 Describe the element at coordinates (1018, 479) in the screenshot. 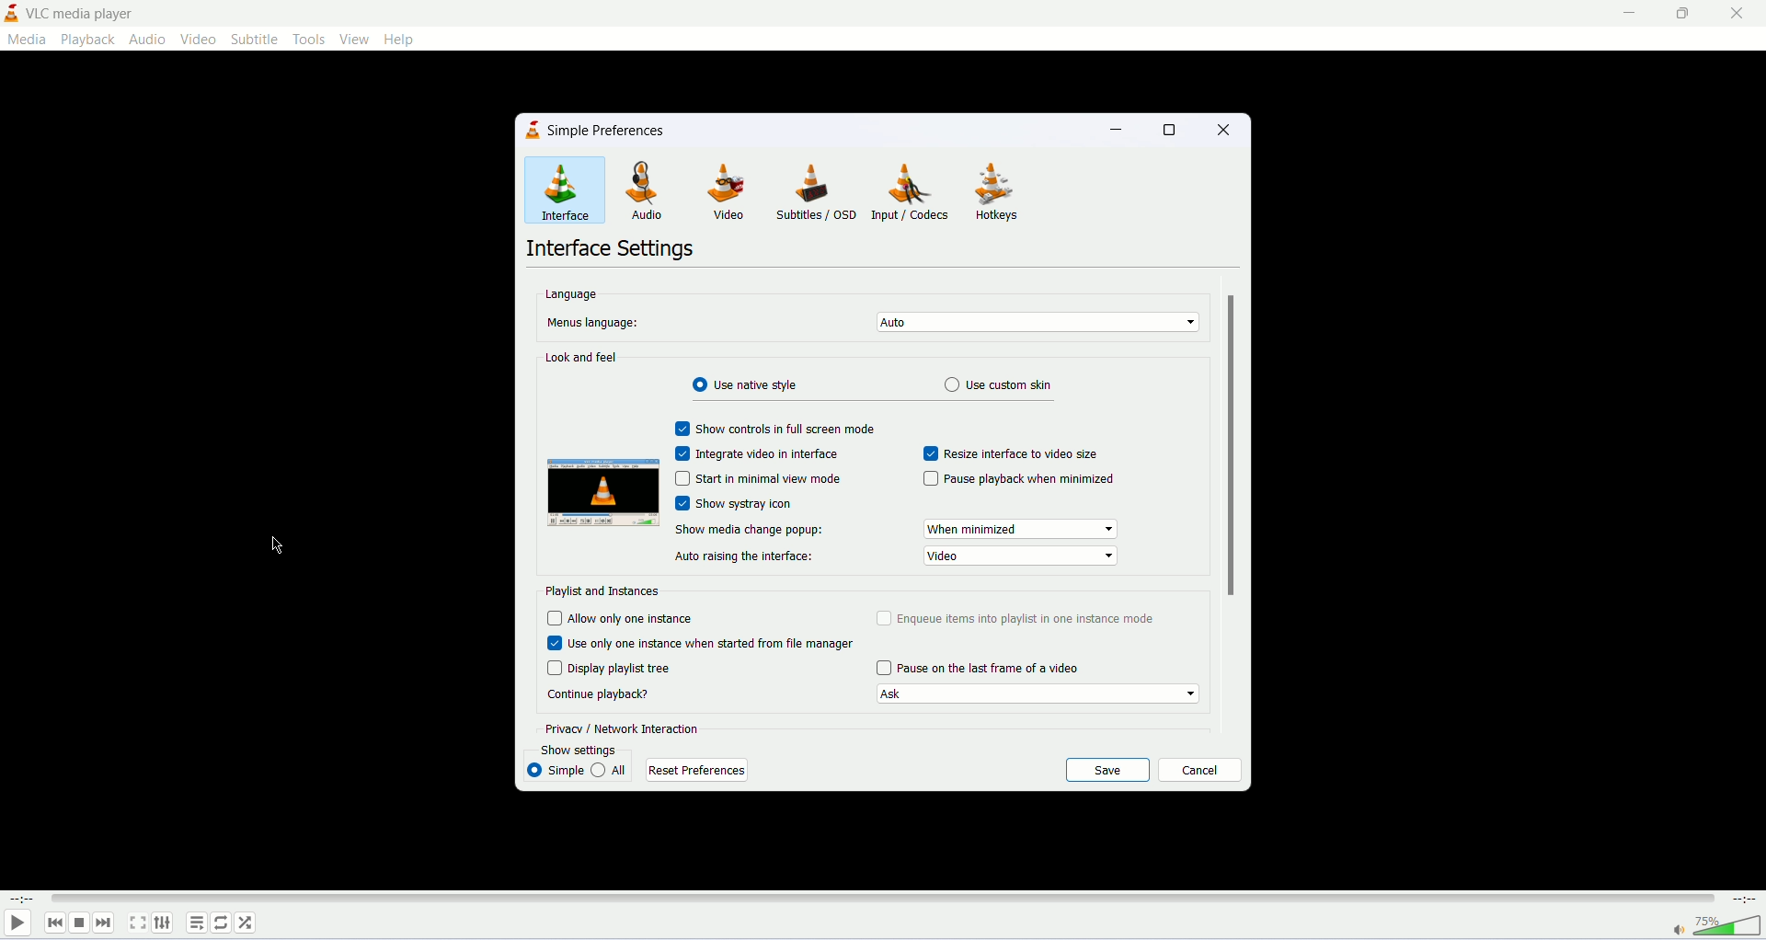

I see `pause playback when minimized` at that location.